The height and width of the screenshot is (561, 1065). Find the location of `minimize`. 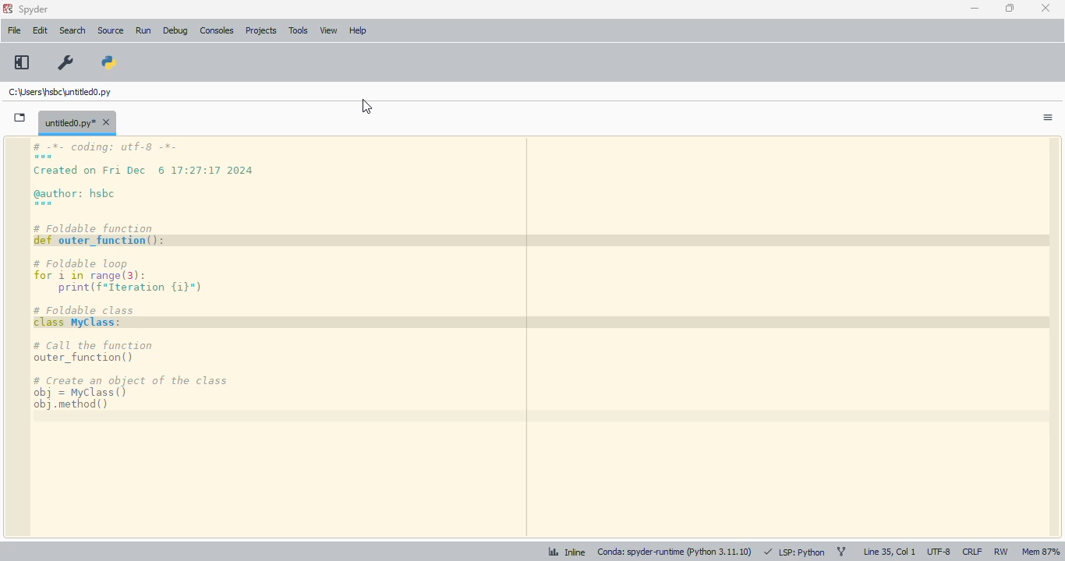

minimize is located at coordinates (975, 9).